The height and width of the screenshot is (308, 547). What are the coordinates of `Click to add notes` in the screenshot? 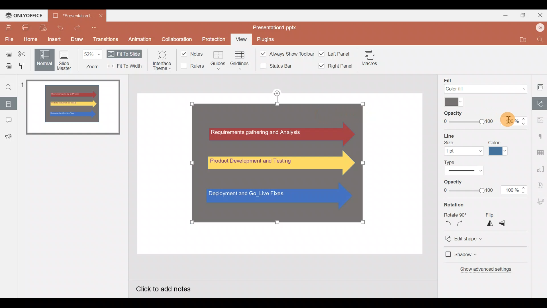 It's located at (170, 288).